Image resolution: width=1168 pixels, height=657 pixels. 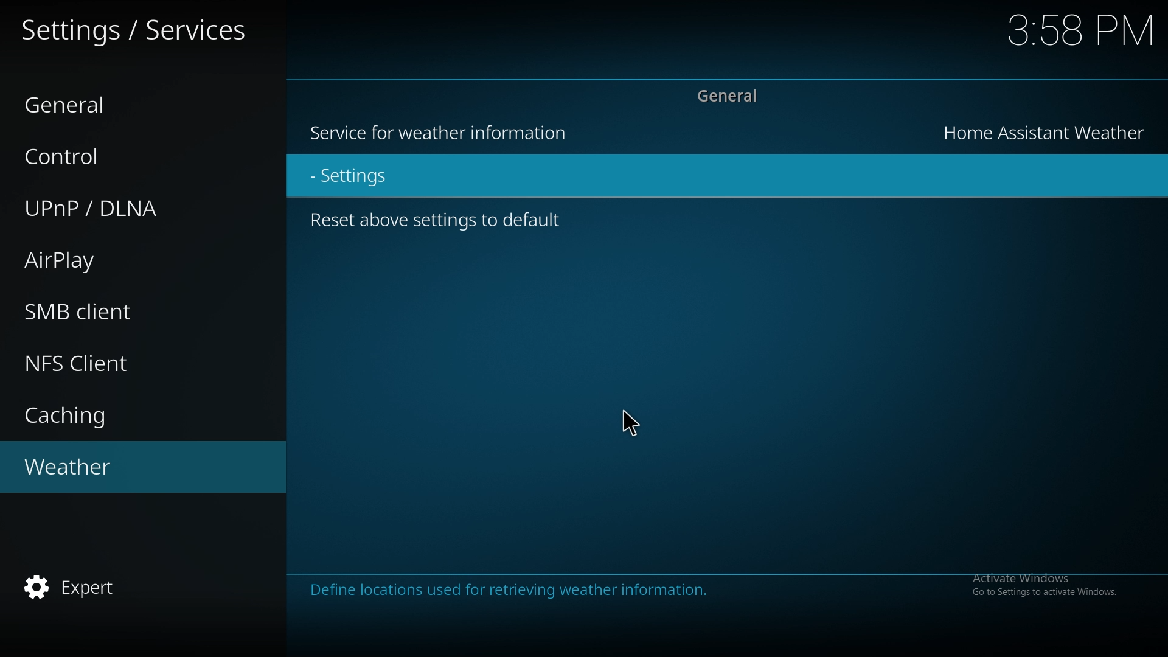 What do you see at coordinates (137, 28) in the screenshot?
I see `Settings/Services` at bounding box center [137, 28].